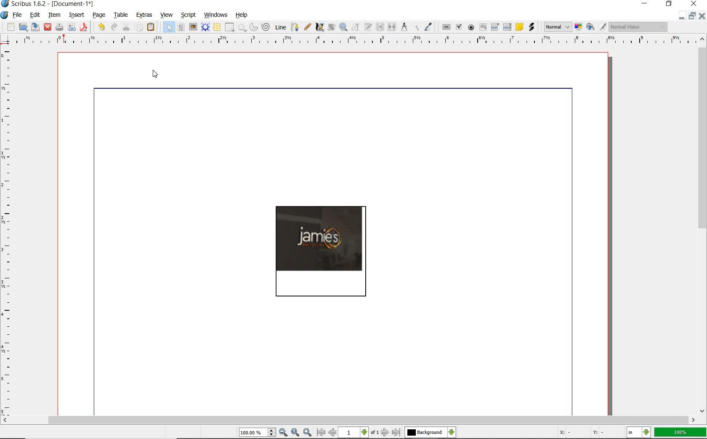  What do you see at coordinates (101, 26) in the screenshot?
I see `undo` at bounding box center [101, 26].